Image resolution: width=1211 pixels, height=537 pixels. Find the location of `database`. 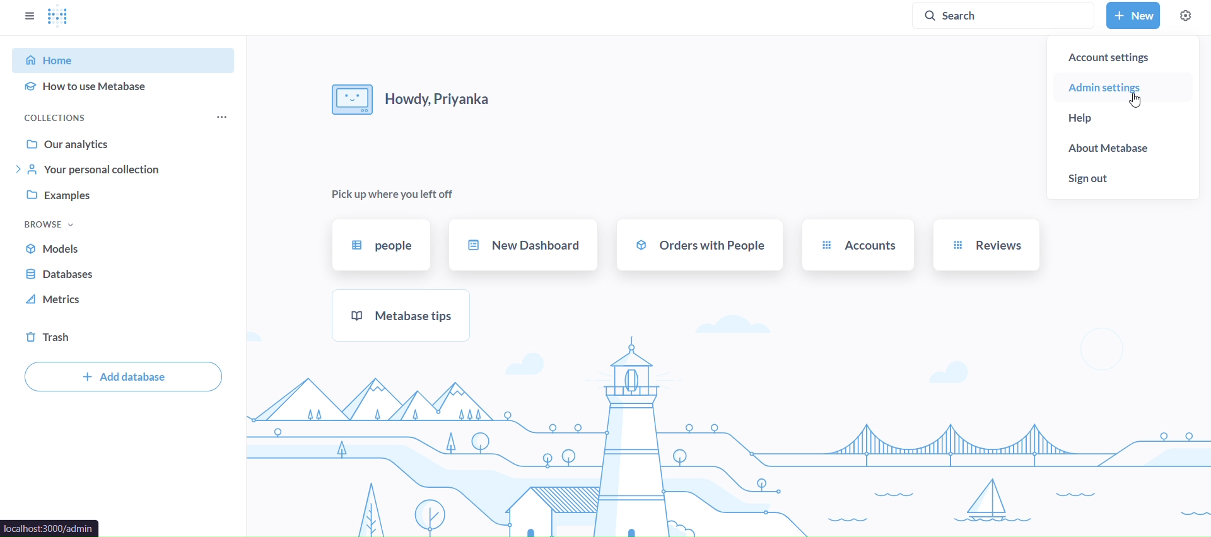

database is located at coordinates (126, 276).